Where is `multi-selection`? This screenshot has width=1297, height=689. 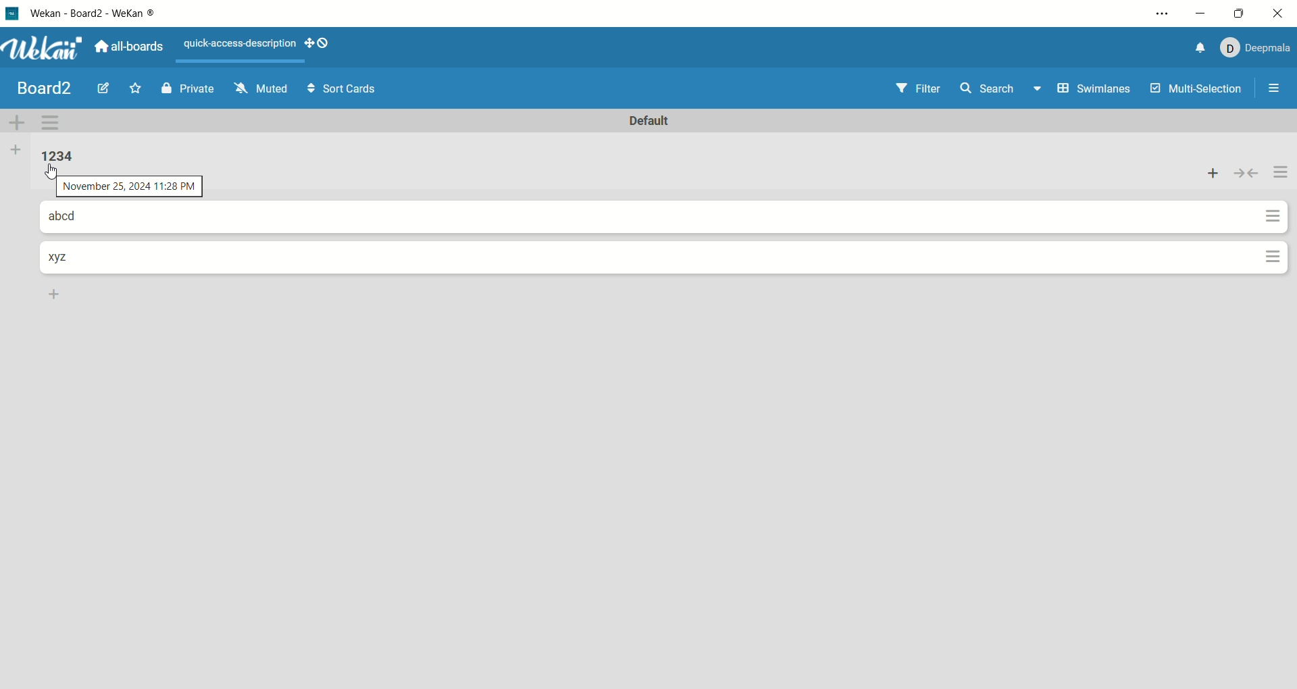 multi-selection is located at coordinates (1196, 90).